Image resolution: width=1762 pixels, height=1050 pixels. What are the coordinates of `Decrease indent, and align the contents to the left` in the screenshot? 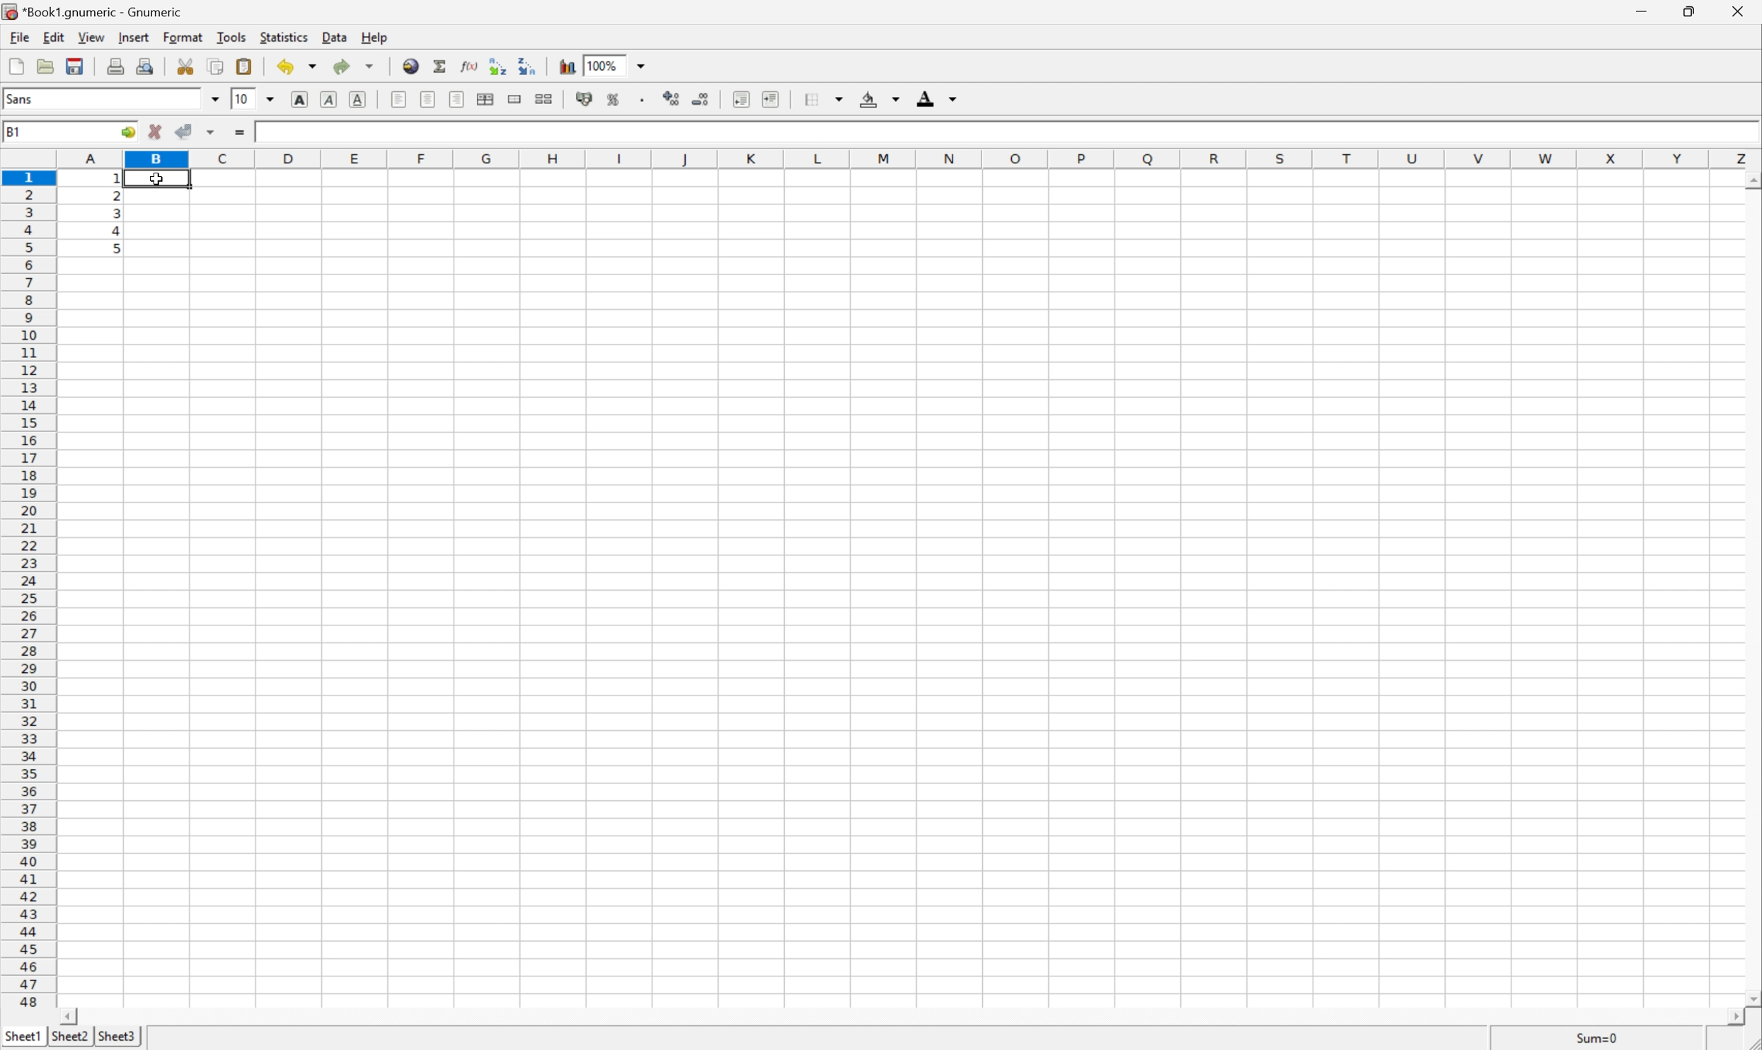 It's located at (742, 96).